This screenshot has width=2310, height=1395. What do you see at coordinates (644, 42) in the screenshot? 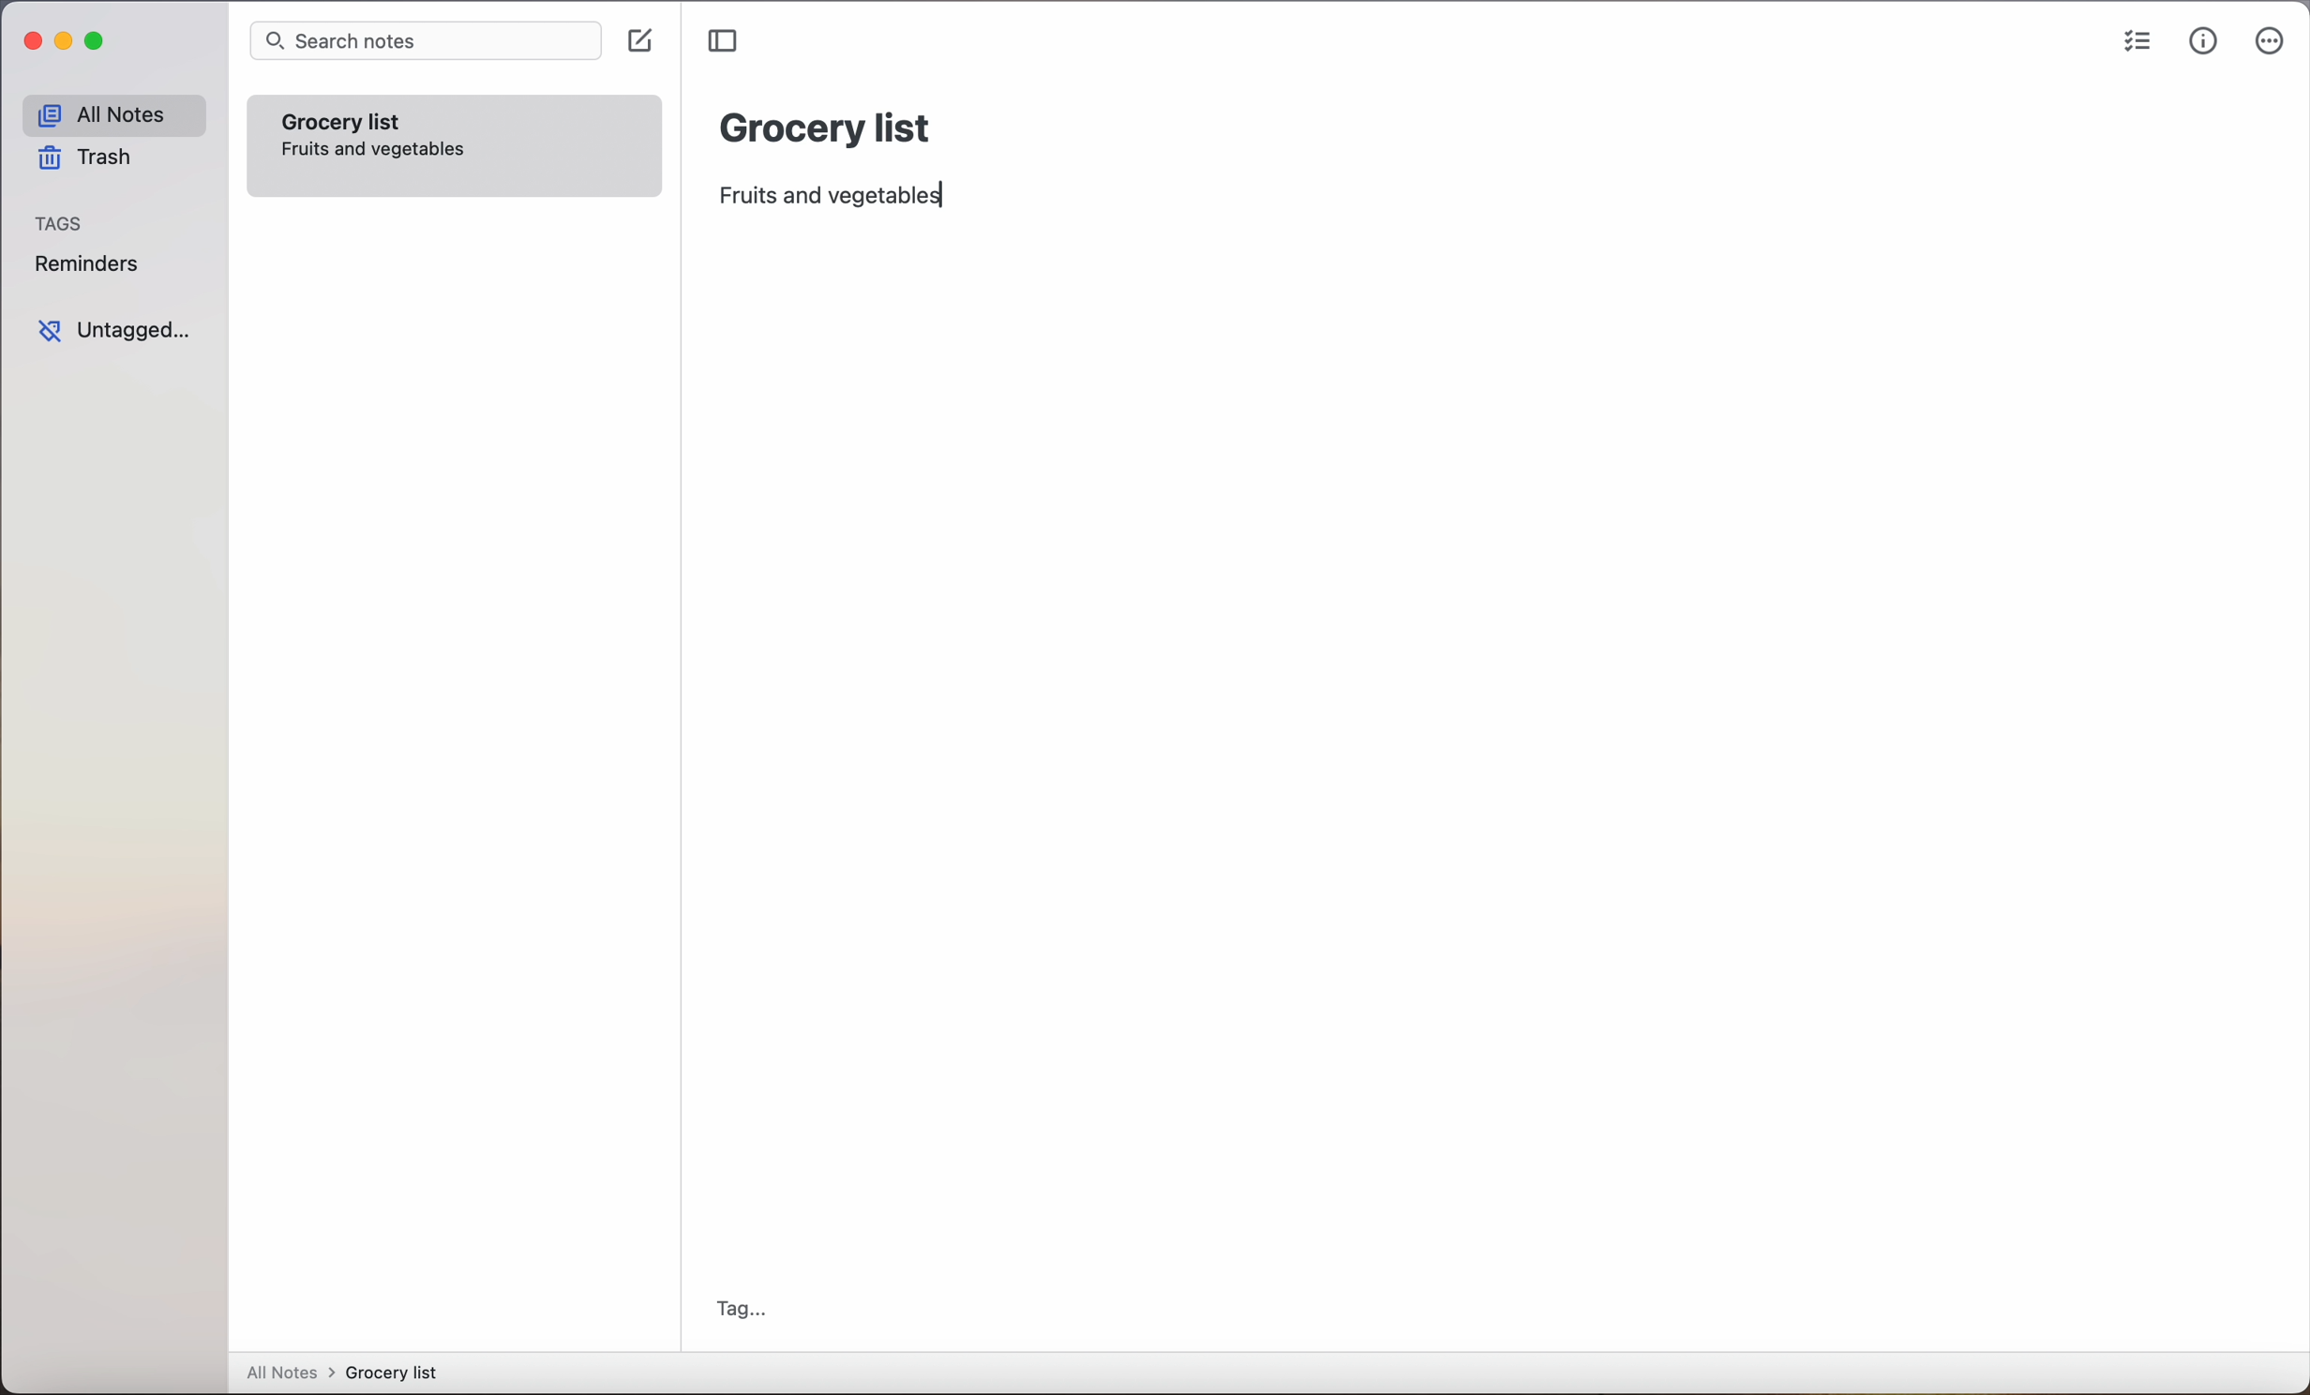
I see `click on create note` at bounding box center [644, 42].